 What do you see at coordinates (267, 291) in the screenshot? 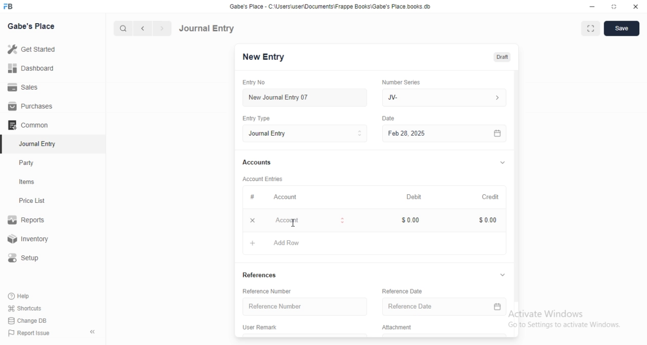
I see `‘Reference Number` at bounding box center [267, 291].